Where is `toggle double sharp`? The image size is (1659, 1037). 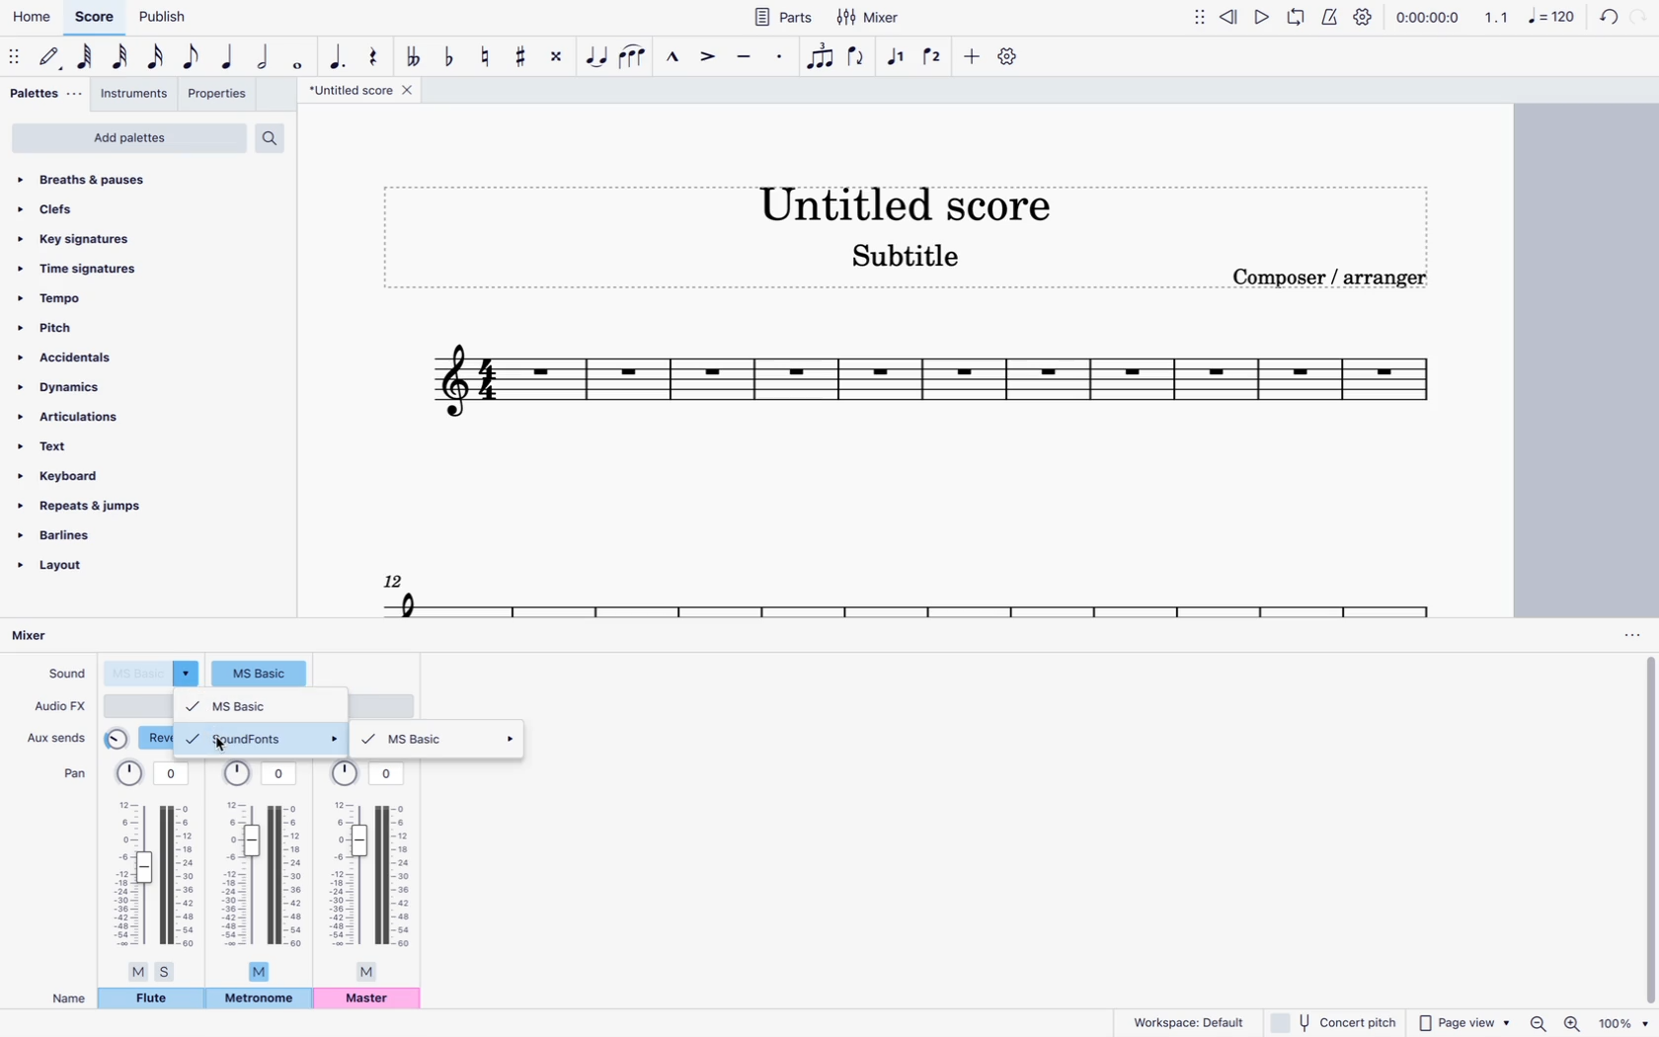
toggle double sharp is located at coordinates (560, 55).